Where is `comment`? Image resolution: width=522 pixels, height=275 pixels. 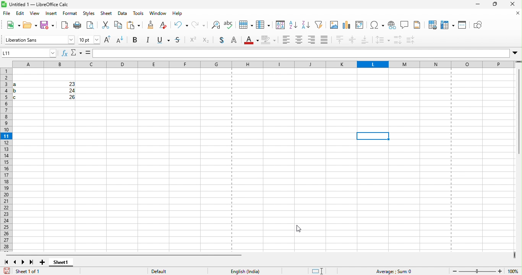
comment is located at coordinates (405, 26).